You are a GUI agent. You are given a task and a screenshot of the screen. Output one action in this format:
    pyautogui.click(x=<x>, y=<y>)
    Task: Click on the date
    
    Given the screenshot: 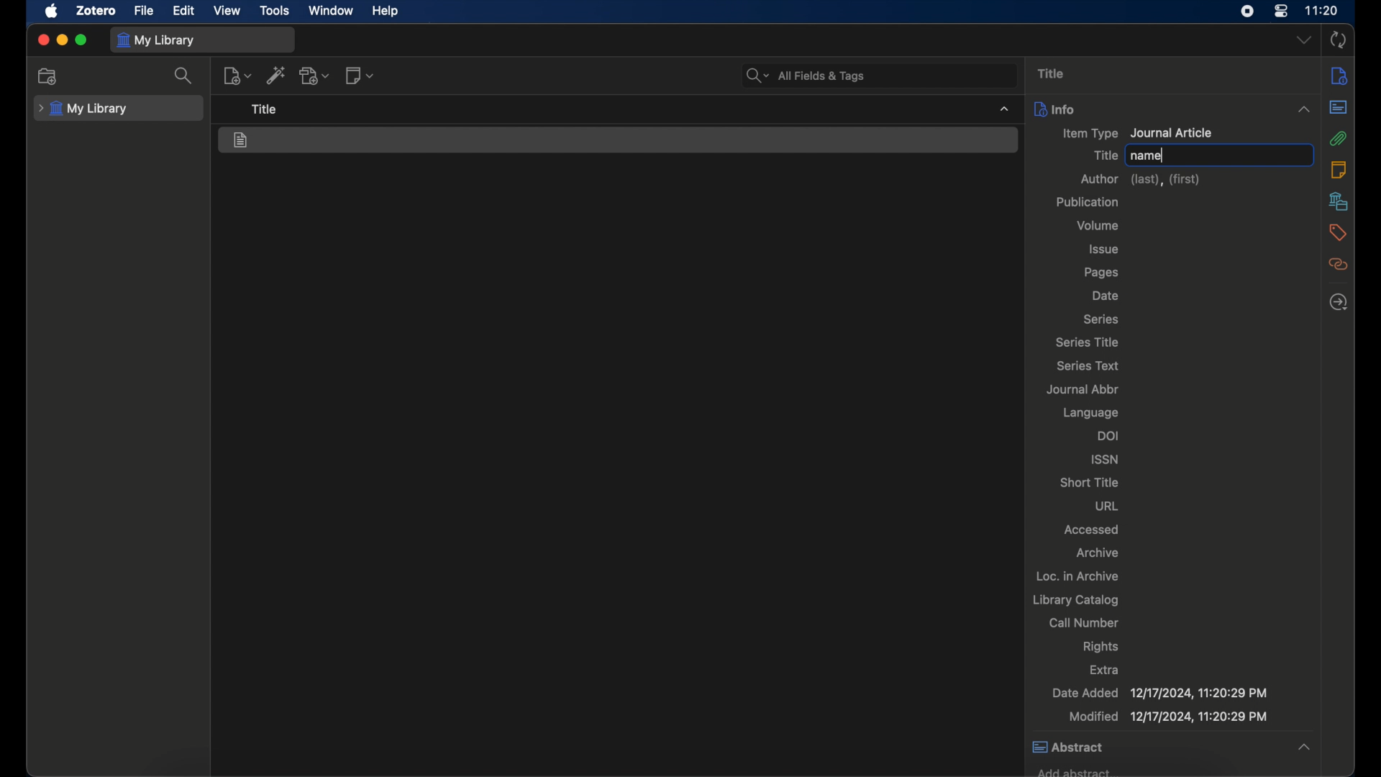 What is the action you would take?
    pyautogui.click(x=1106, y=296)
    